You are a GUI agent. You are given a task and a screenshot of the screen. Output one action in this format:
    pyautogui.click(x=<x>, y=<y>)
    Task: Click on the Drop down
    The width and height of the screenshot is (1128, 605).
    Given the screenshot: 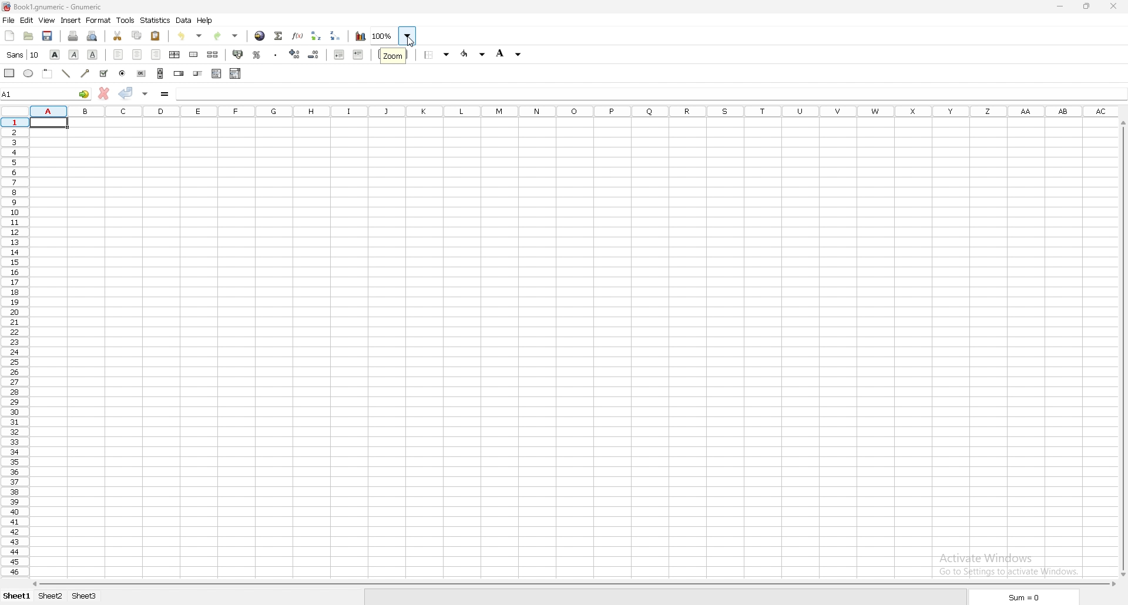 What is the action you would take?
    pyautogui.click(x=517, y=53)
    